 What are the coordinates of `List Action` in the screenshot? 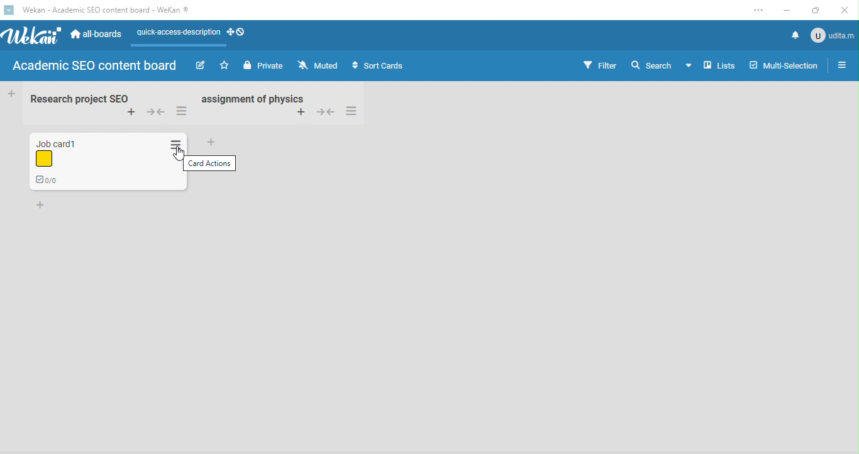 It's located at (177, 139).